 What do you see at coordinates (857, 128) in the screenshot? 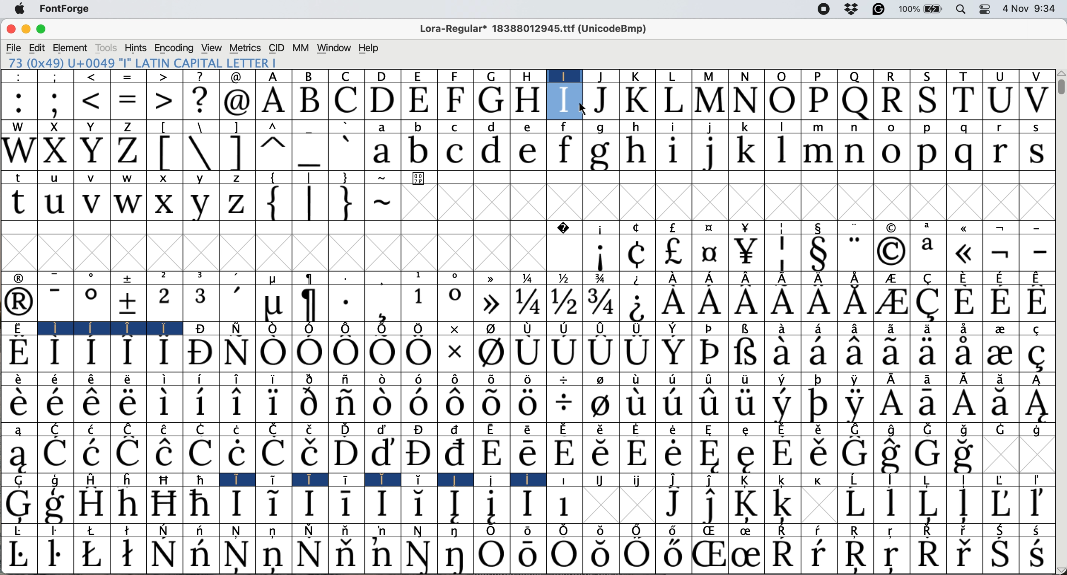
I see `n` at bounding box center [857, 128].